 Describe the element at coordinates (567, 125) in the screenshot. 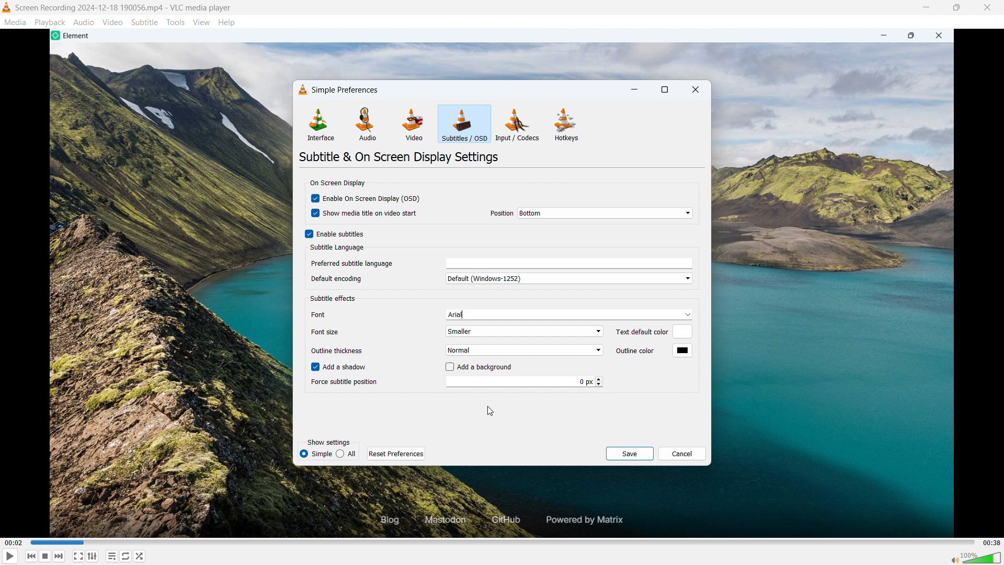

I see `hotkeys` at that location.